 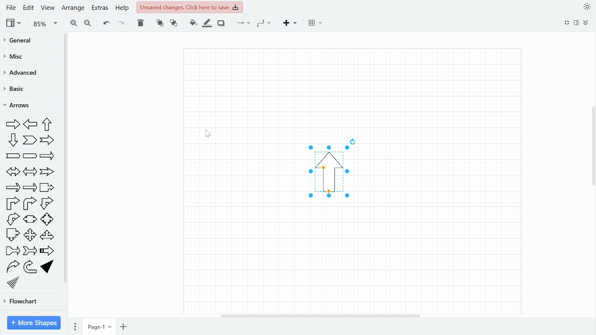 What do you see at coordinates (209, 134) in the screenshot?
I see `Pointer` at bounding box center [209, 134].